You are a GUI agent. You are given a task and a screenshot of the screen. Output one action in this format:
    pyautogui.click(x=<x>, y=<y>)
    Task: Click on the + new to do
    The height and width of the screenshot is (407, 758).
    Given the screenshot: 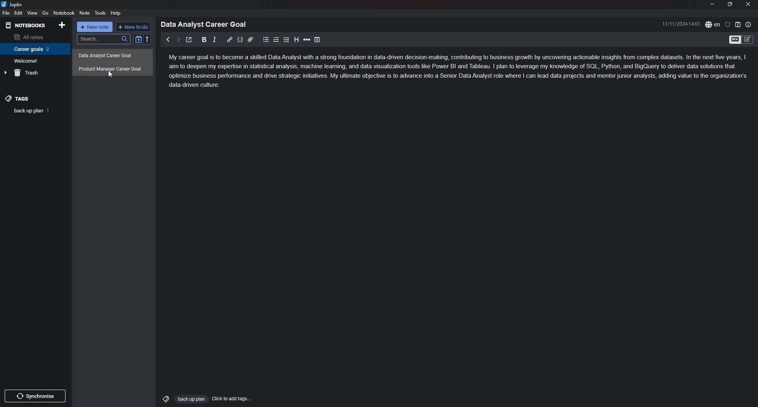 What is the action you would take?
    pyautogui.click(x=133, y=27)
    